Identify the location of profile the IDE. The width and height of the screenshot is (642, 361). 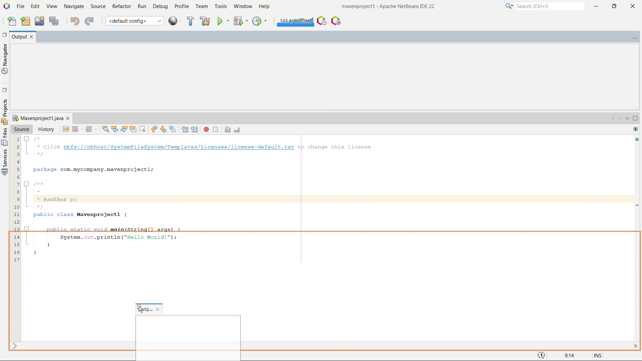
(322, 20).